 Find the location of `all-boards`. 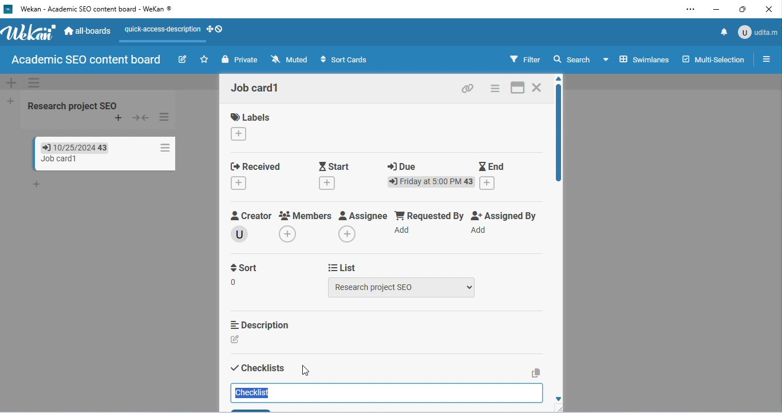

all-boards is located at coordinates (88, 30).